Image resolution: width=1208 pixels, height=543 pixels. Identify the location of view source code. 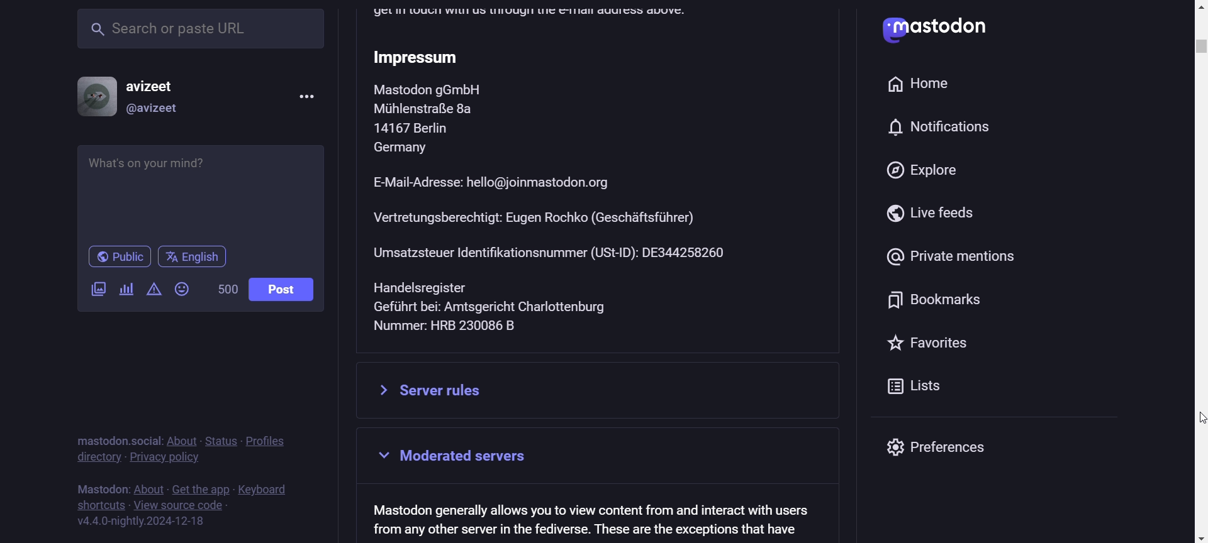
(181, 507).